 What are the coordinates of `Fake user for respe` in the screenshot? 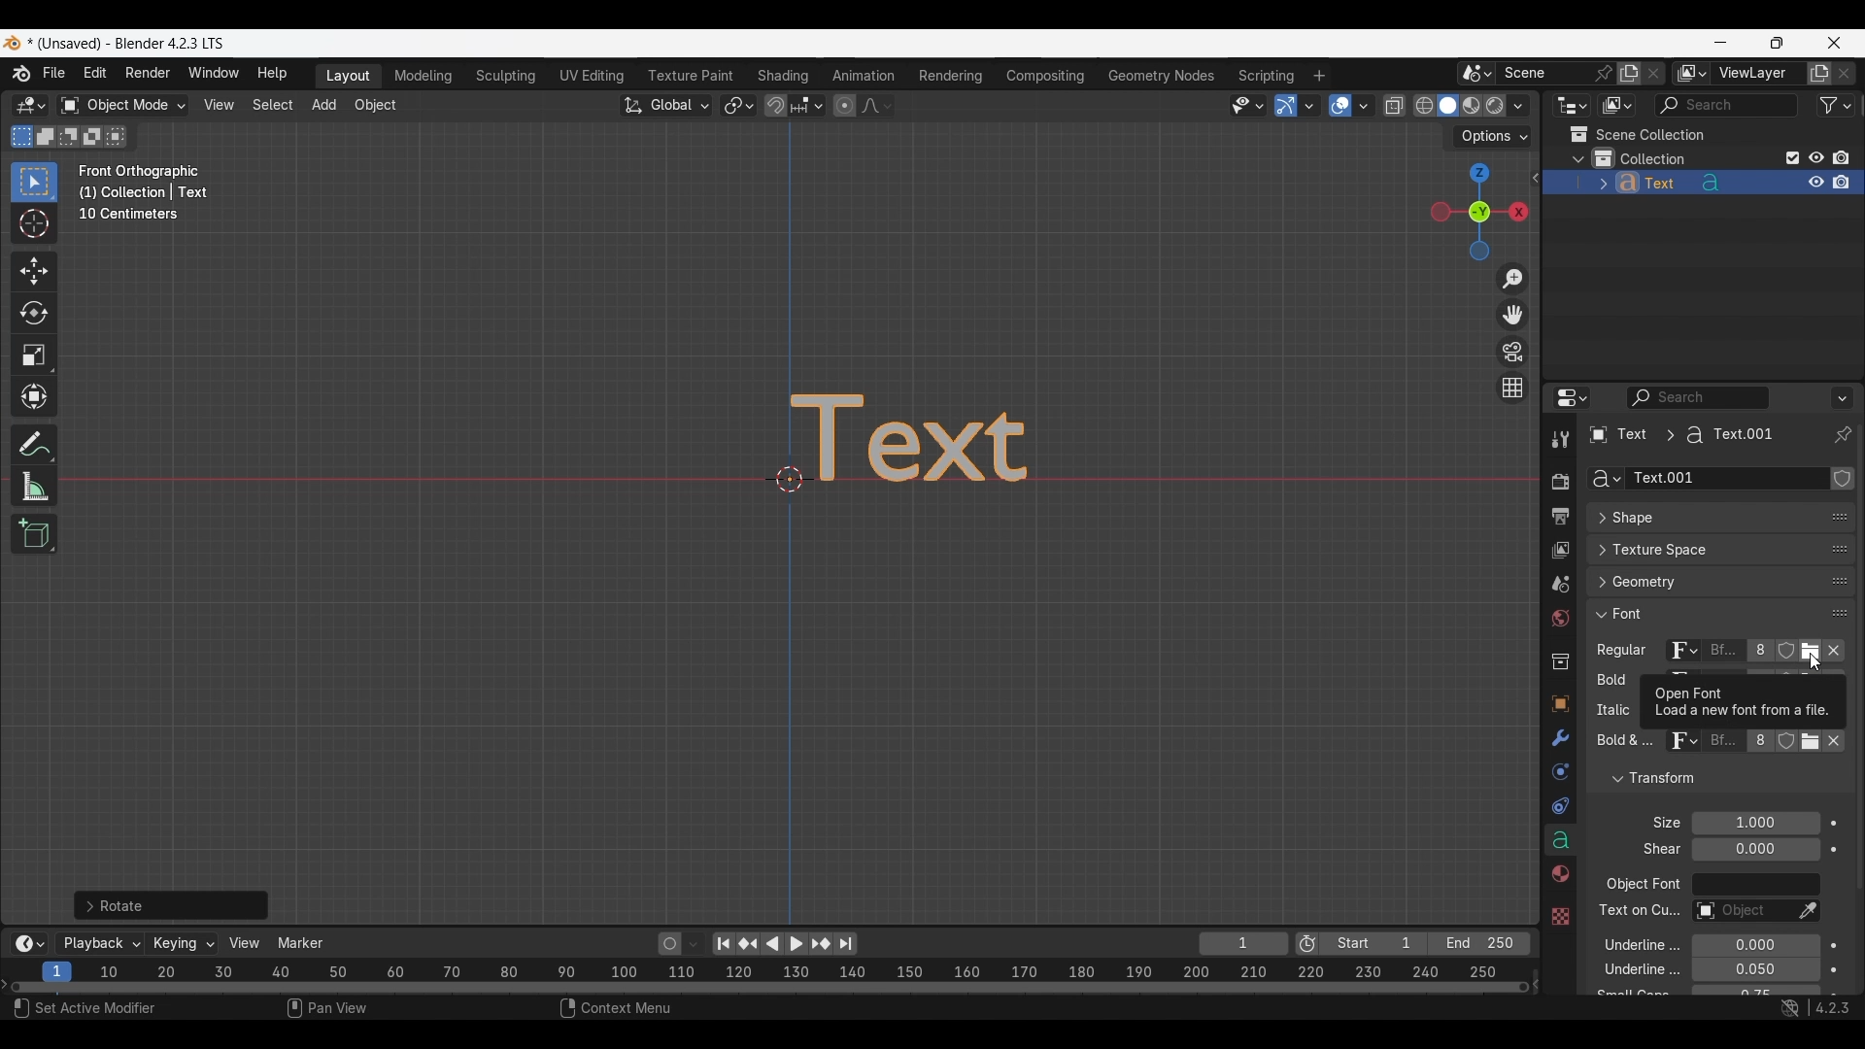 It's located at (1785, 655).